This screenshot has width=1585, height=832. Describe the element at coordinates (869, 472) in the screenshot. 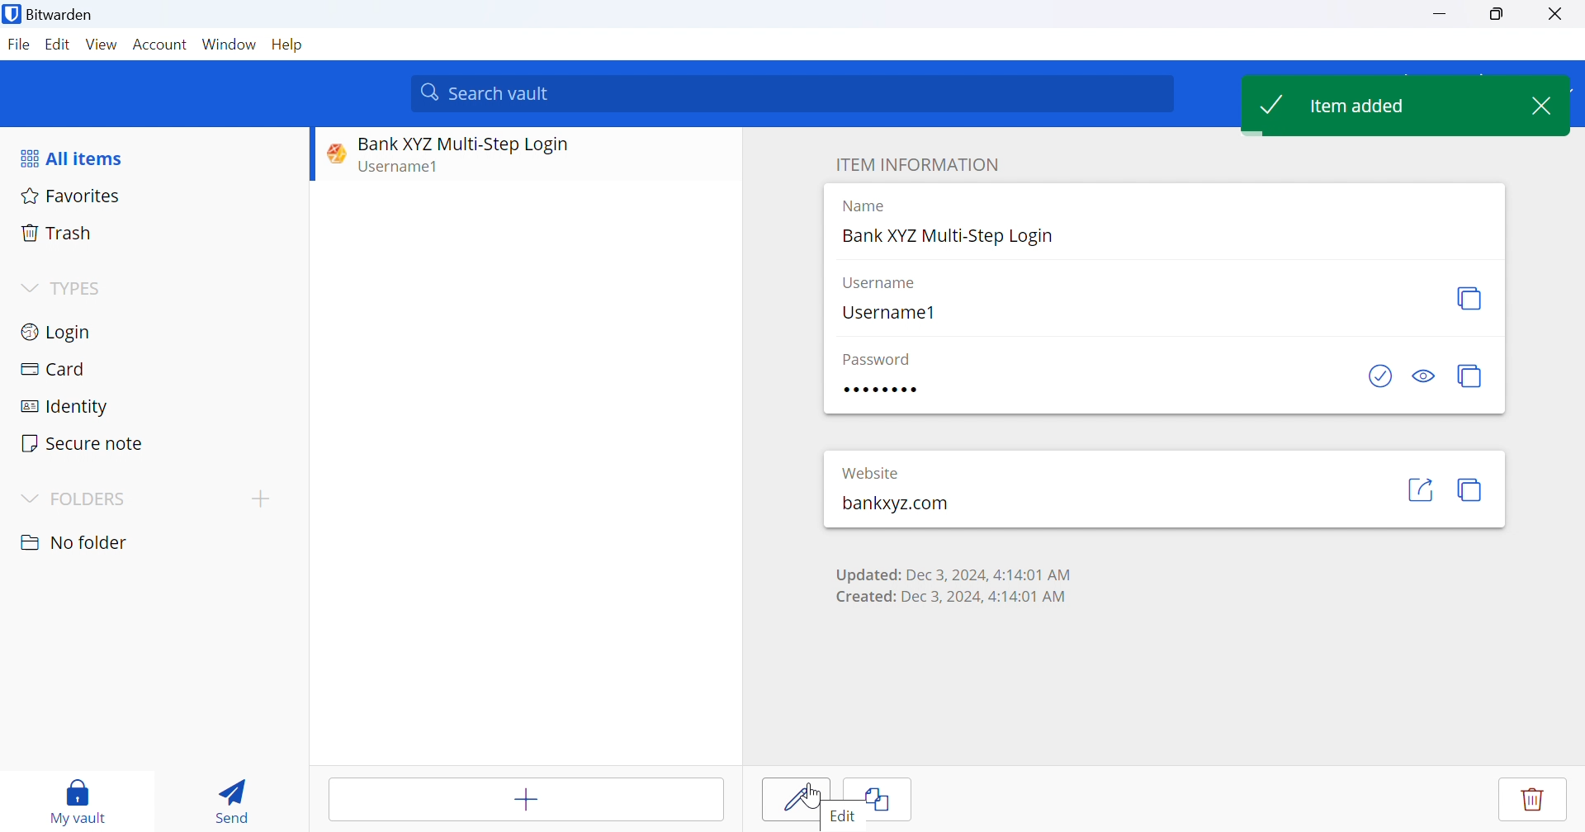

I see `Website` at that location.